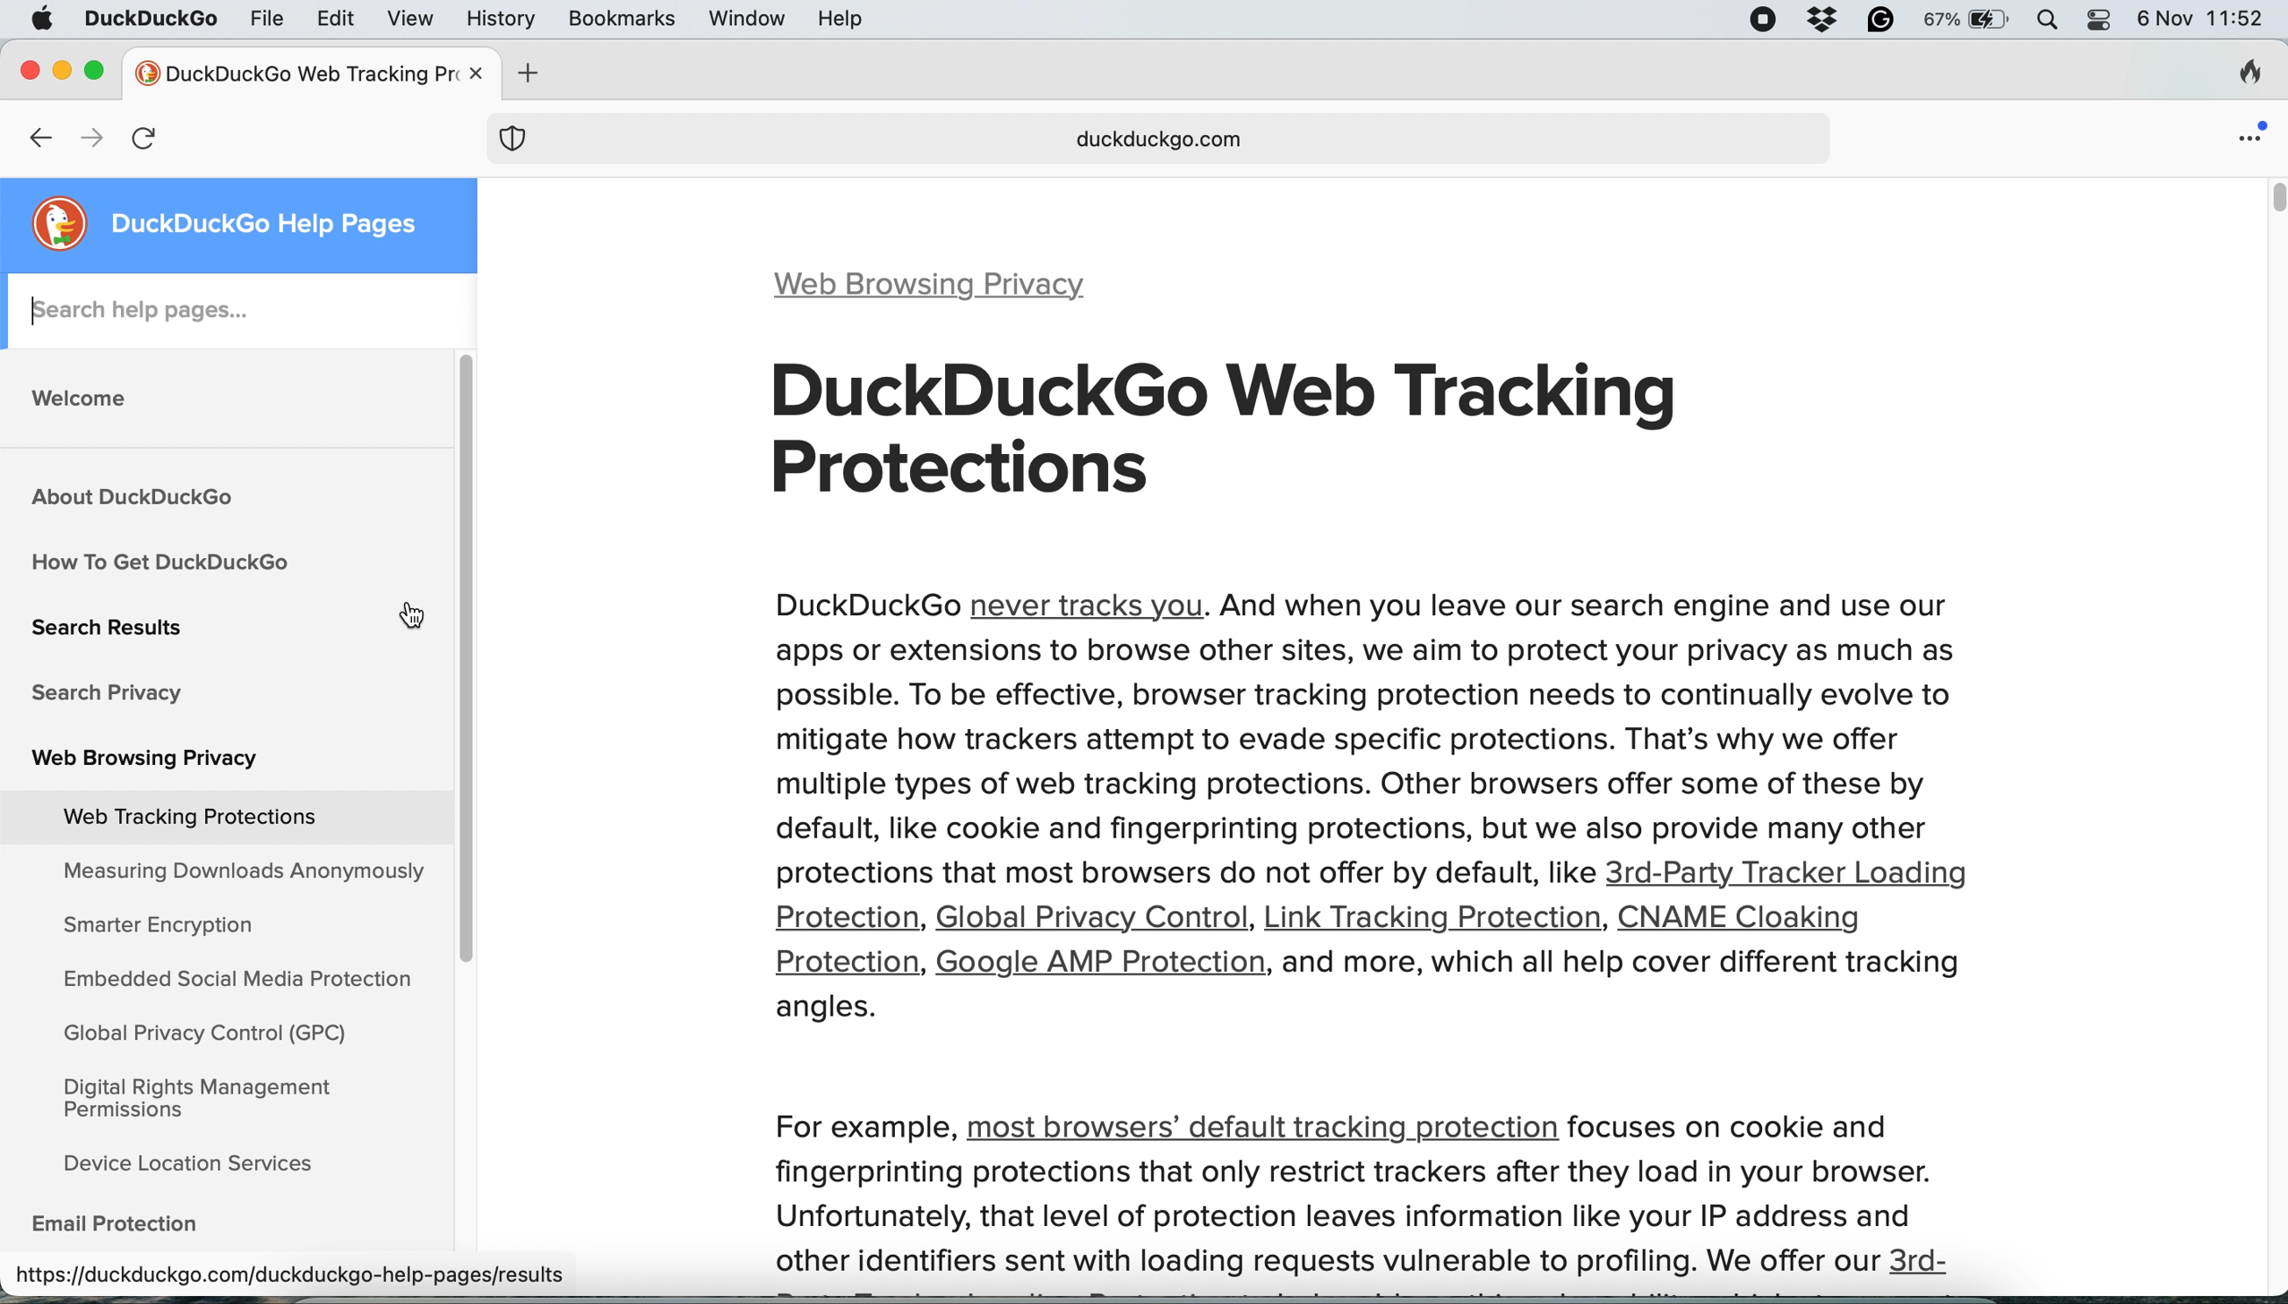 The height and width of the screenshot is (1304, 2288). Describe the element at coordinates (1366, 1223) in the screenshot. I see `text` at that location.